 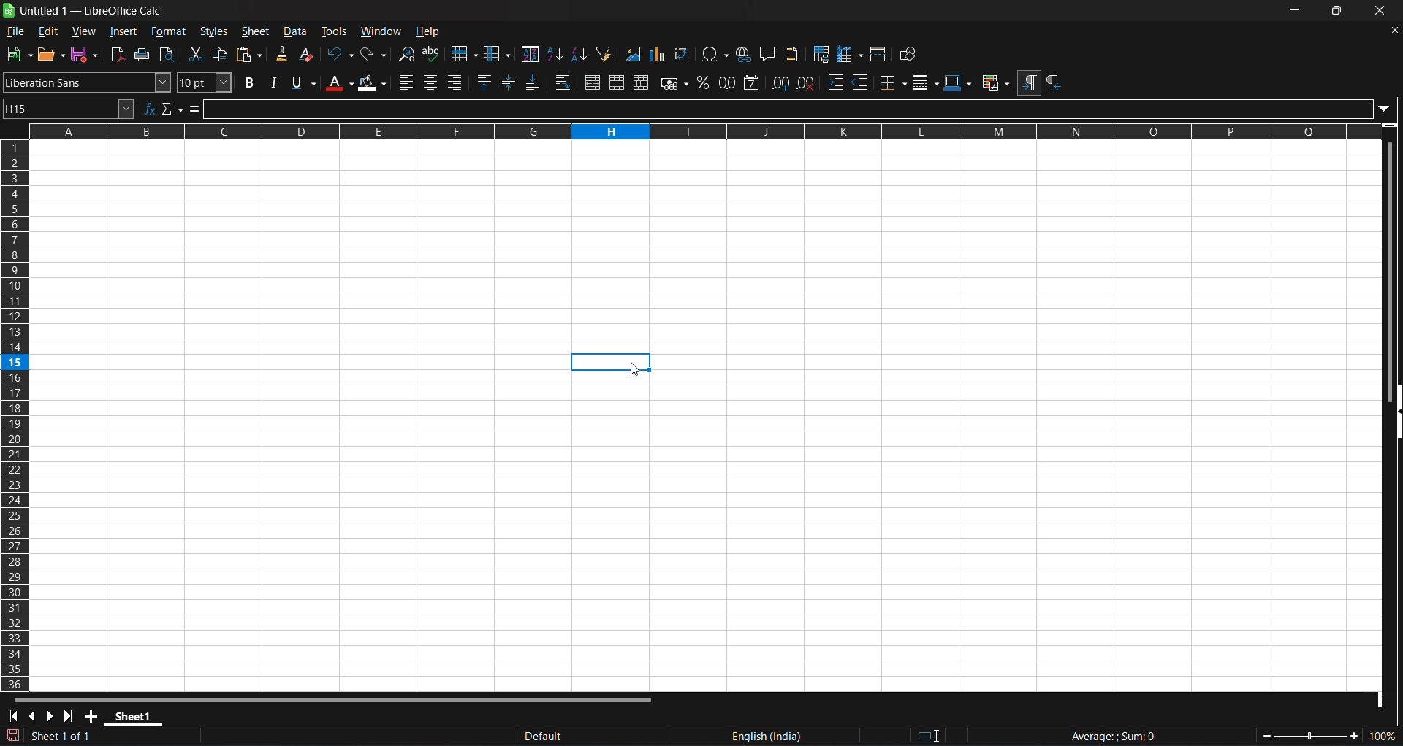 What do you see at coordinates (924, 82) in the screenshot?
I see `border styles` at bounding box center [924, 82].